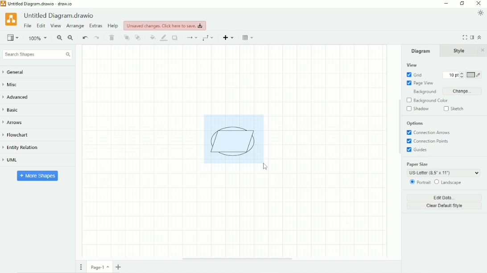 Image resolution: width=487 pixels, height=273 pixels. I want to click on To back, so click(138, 37).